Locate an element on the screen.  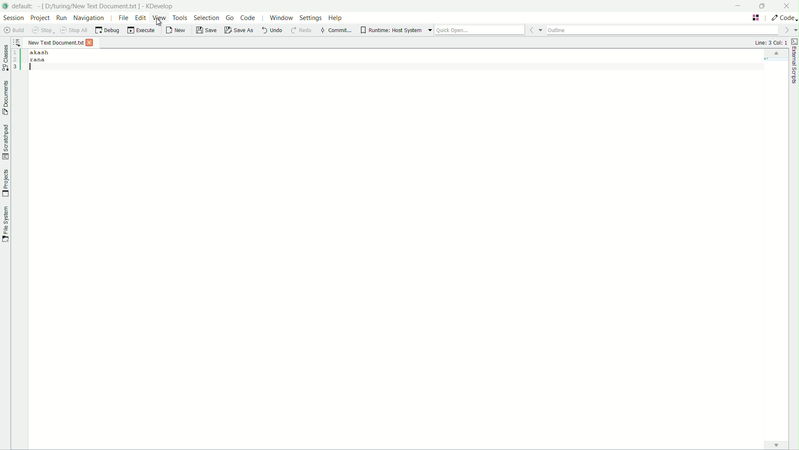
selection menu is located at coordinates (205, 17).